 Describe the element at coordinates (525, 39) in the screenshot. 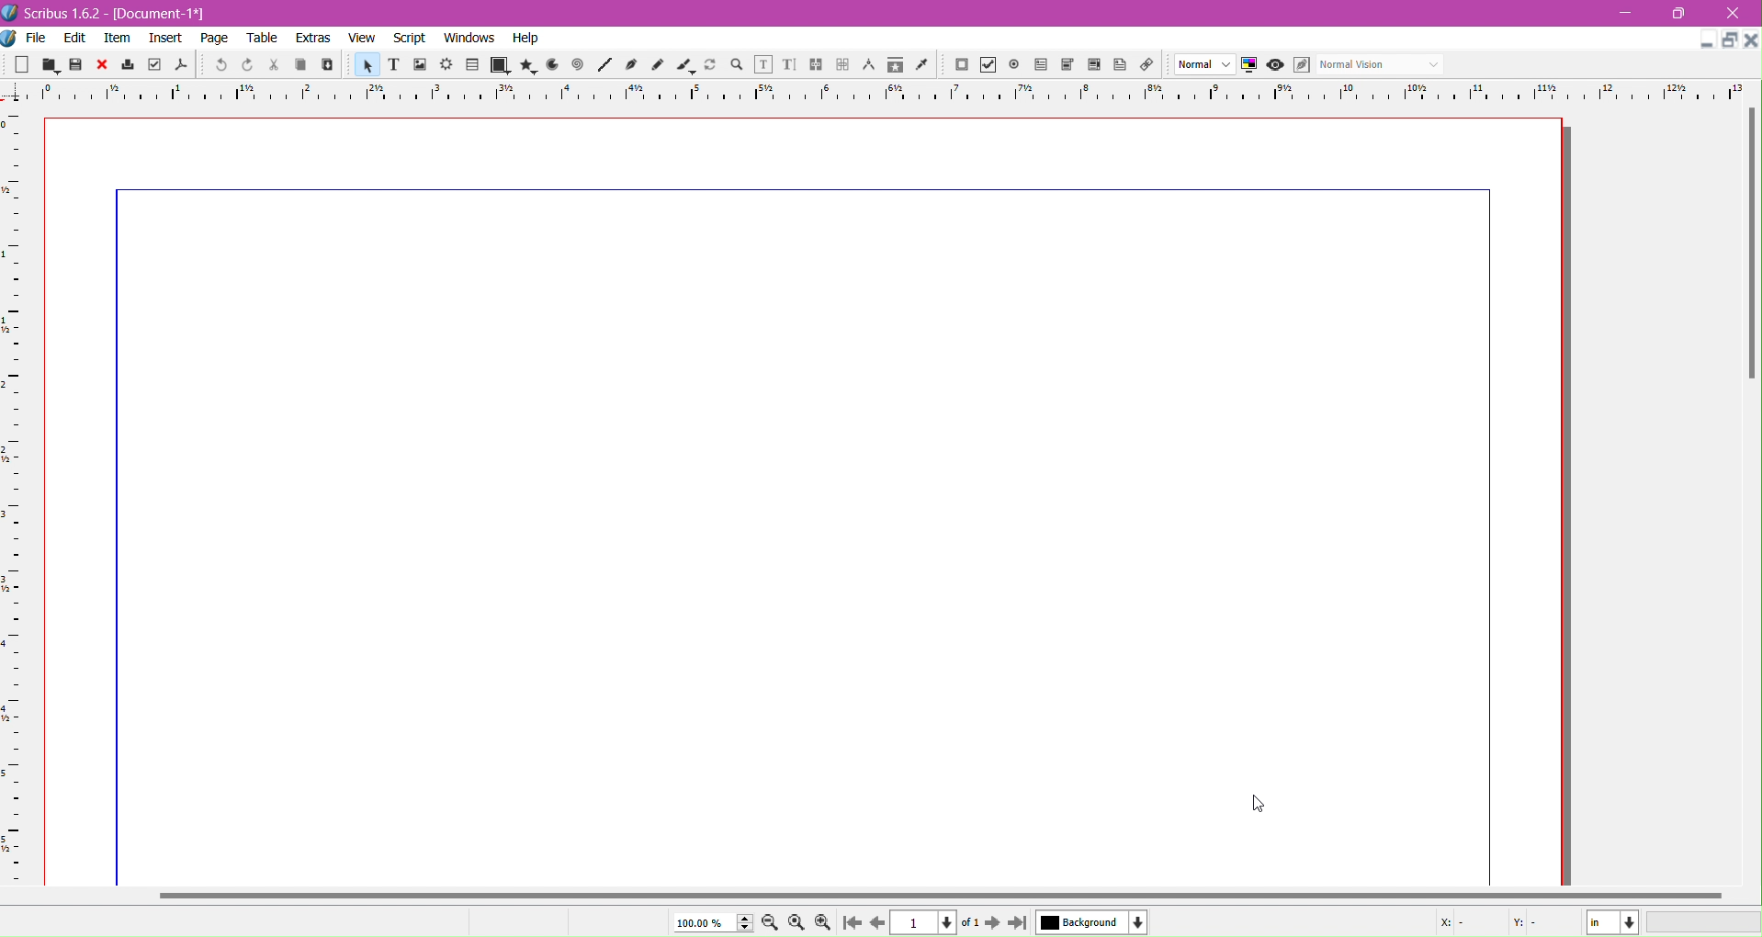

I see `help menu` at that location.